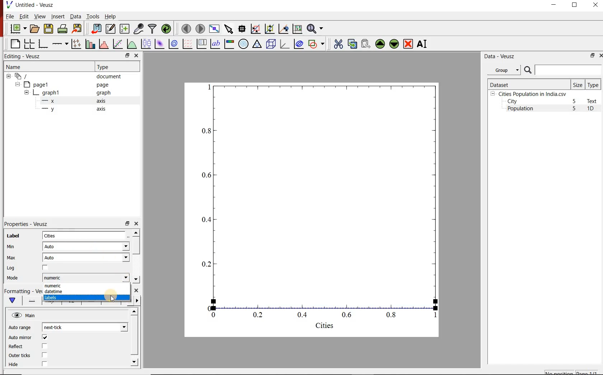 The image size is (603, 375). What do you see at coordinates (593, 109) in the screenshot?
I see `1D` at bounding box center [593, 109].